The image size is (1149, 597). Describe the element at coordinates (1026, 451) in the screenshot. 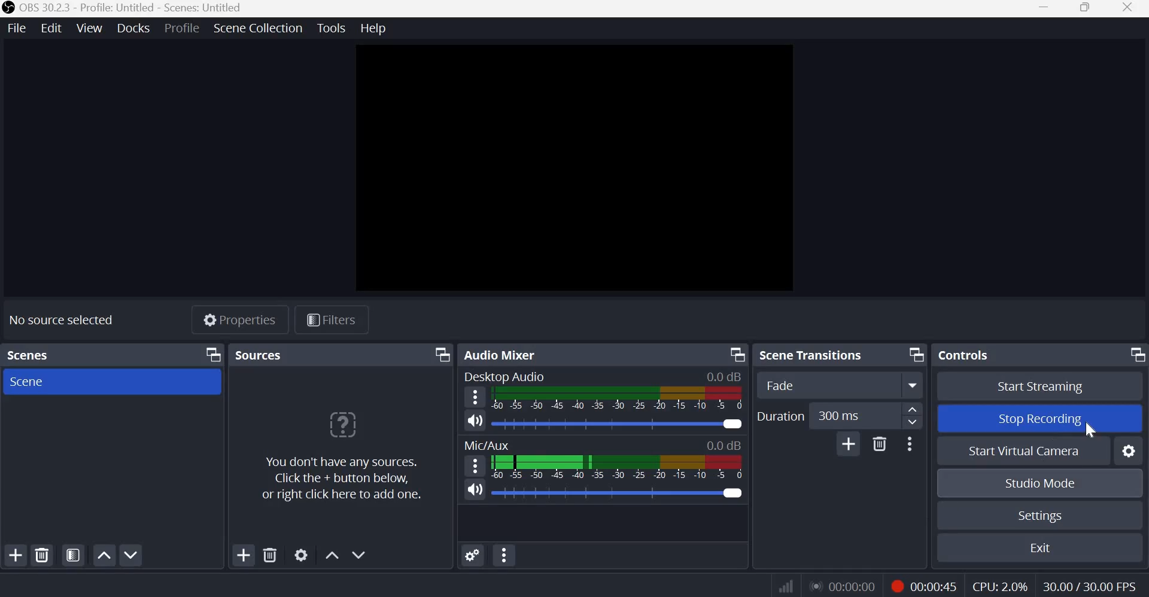

I see `Start Virtual Camera` at that location.